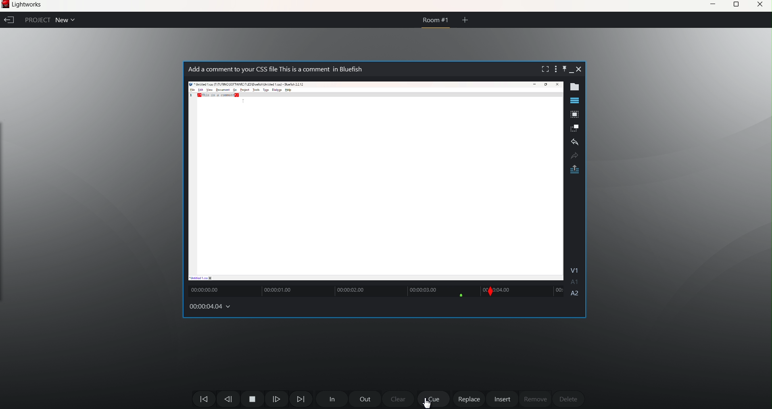 This screenshot has width=772, height=409. I want to click on insert, so click(503, 399).